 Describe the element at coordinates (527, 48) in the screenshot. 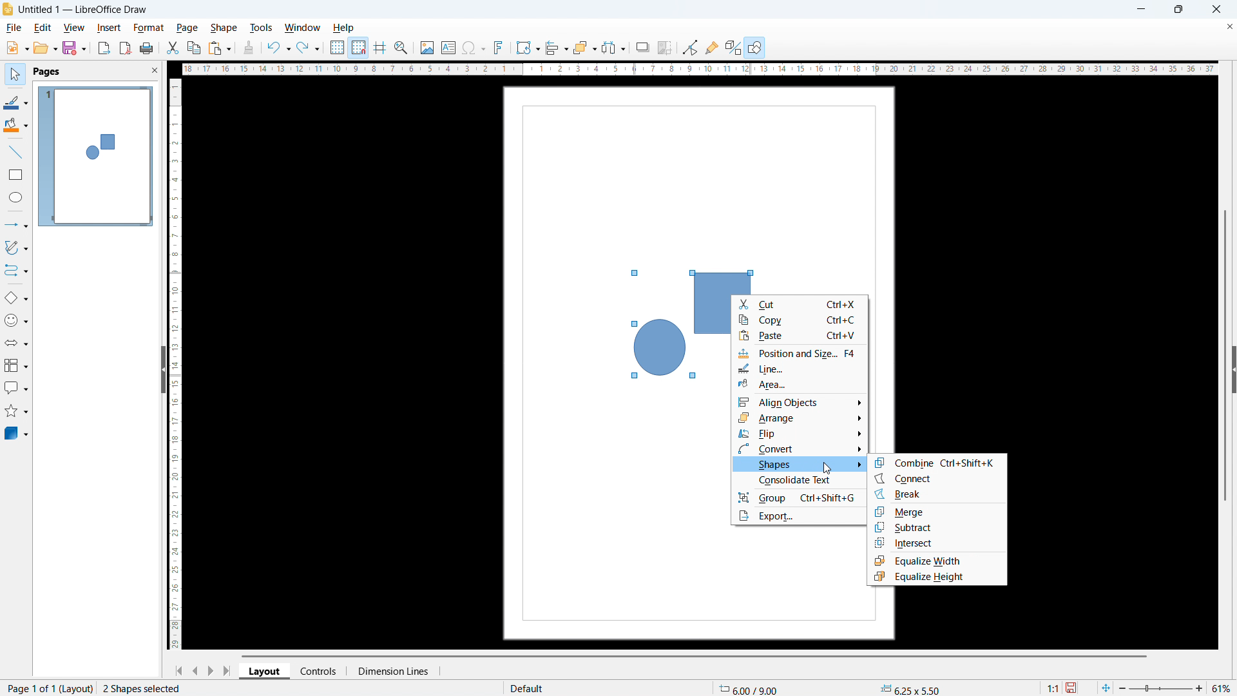

I see `transformation` at that location.